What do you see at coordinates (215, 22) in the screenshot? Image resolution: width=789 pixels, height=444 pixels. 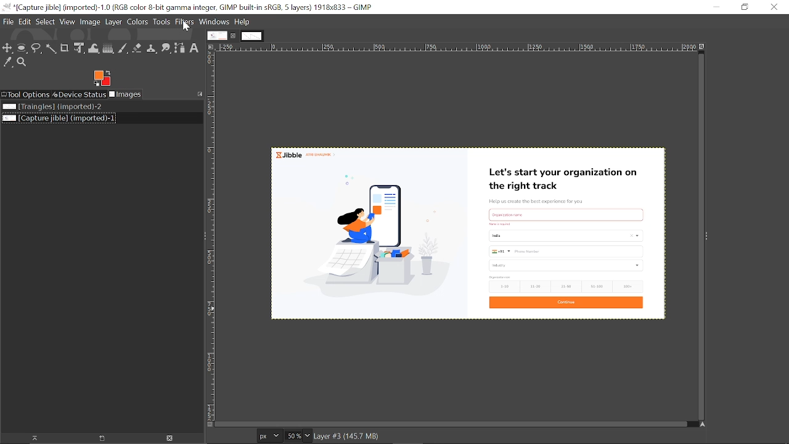 I see `Windows` at bounding box center [215, 22].